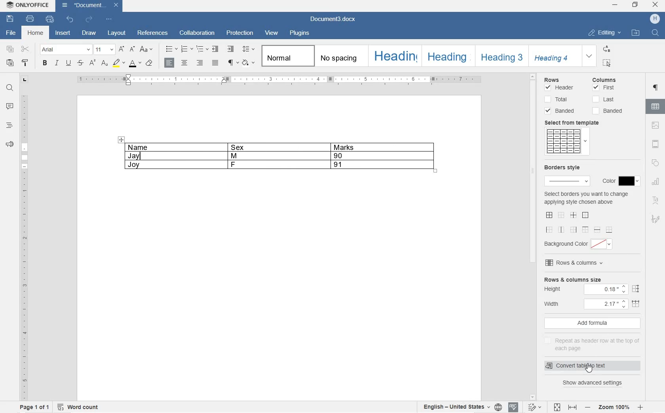 The width and height of the screenshot is (665, 413). Describe the element at coordinates (34, 6) in the screenshot. I see `ONLYOFFICE` at that location.